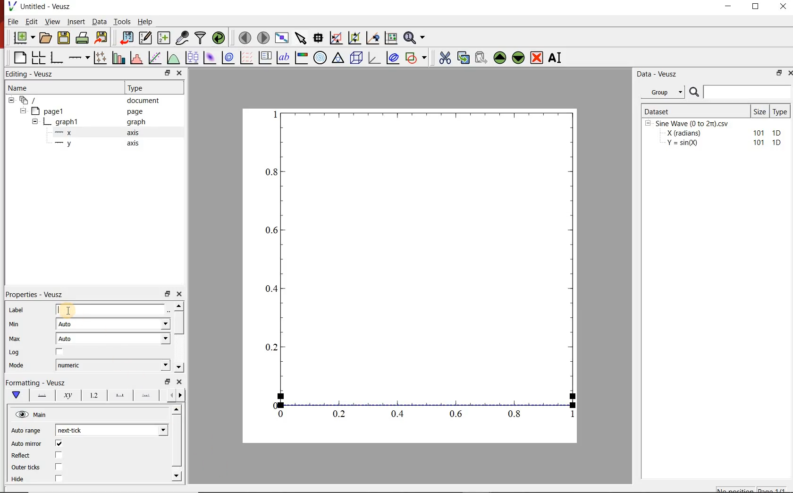  I want to click on click to zoom out, so click(356, 37).